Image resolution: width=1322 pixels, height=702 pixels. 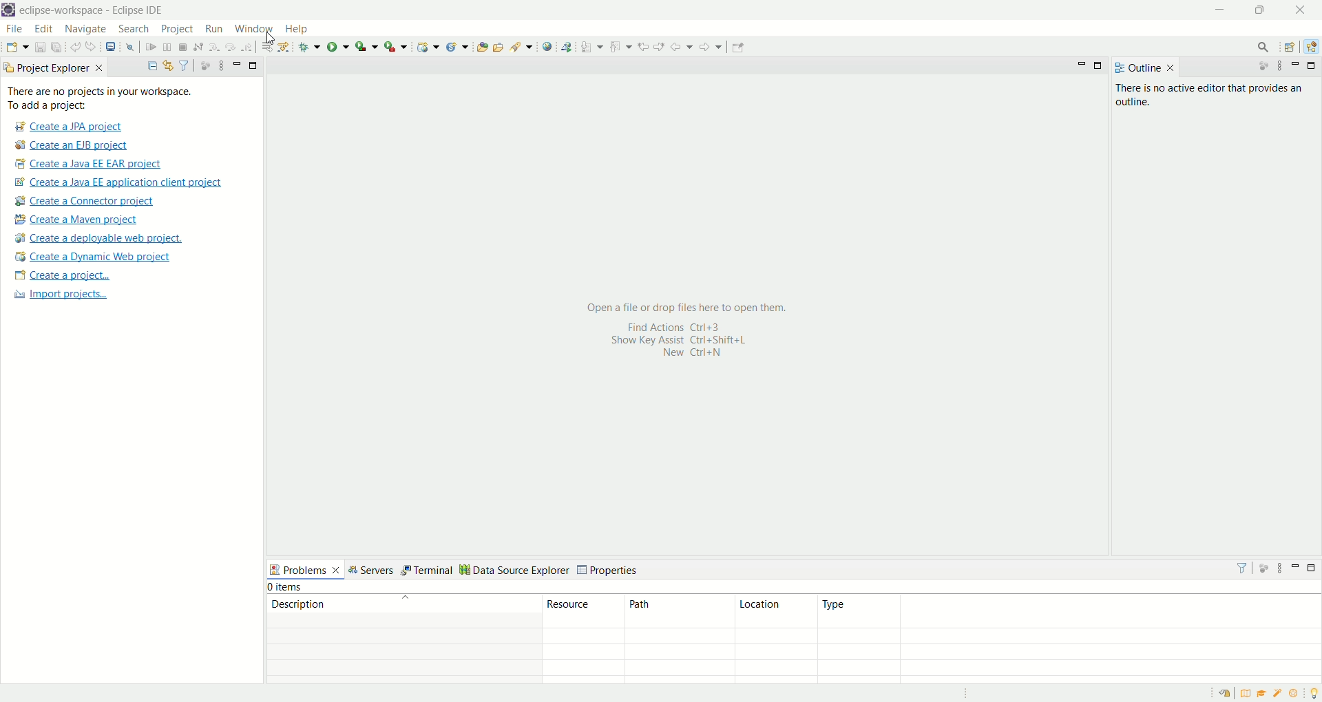 What do you see at coordinates (61, 276) in the screenshot?
I see `create a project` at bounding box center [61, 276].